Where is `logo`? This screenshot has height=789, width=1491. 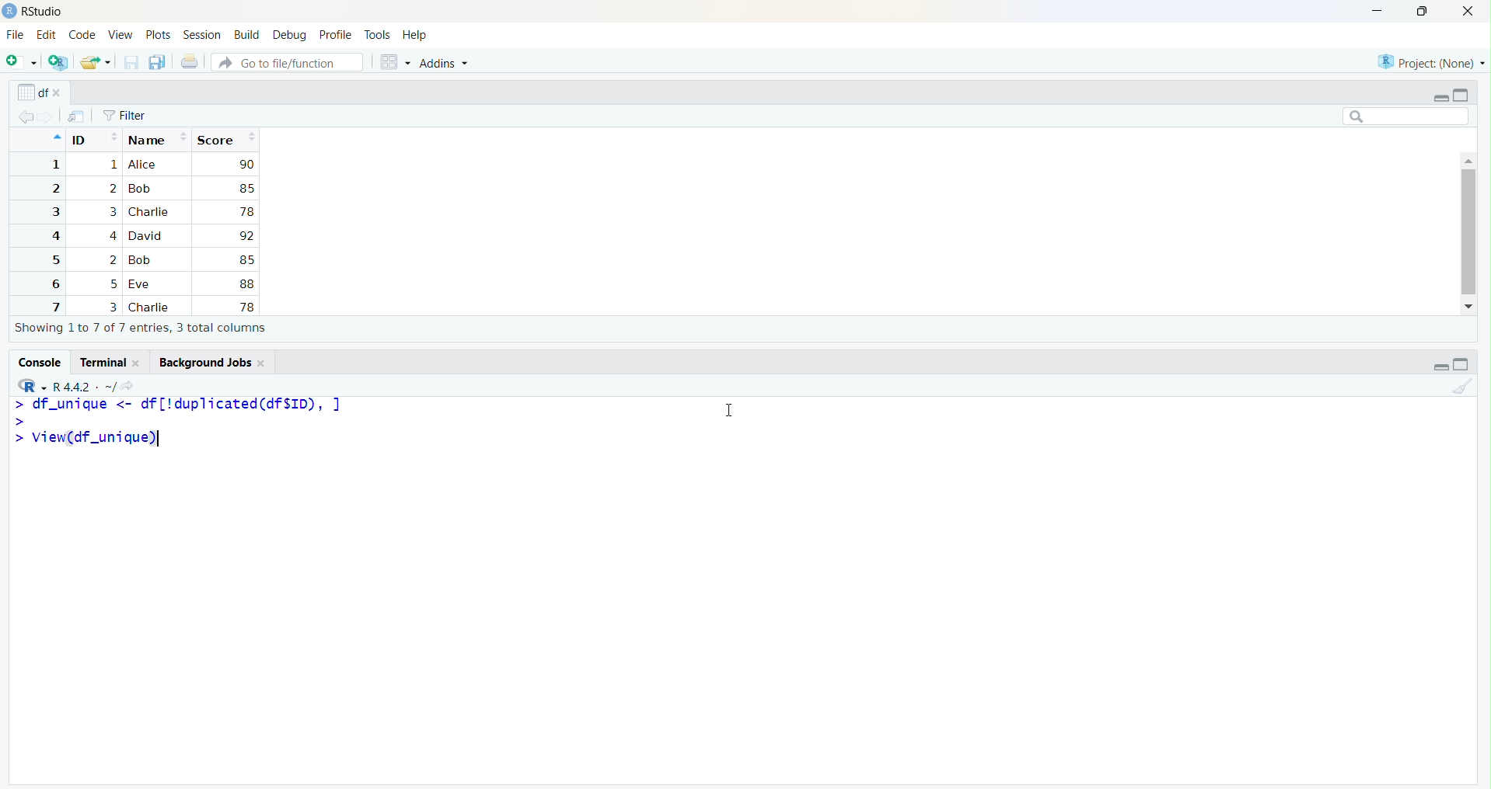 logo is located at coordinates (9, 12).